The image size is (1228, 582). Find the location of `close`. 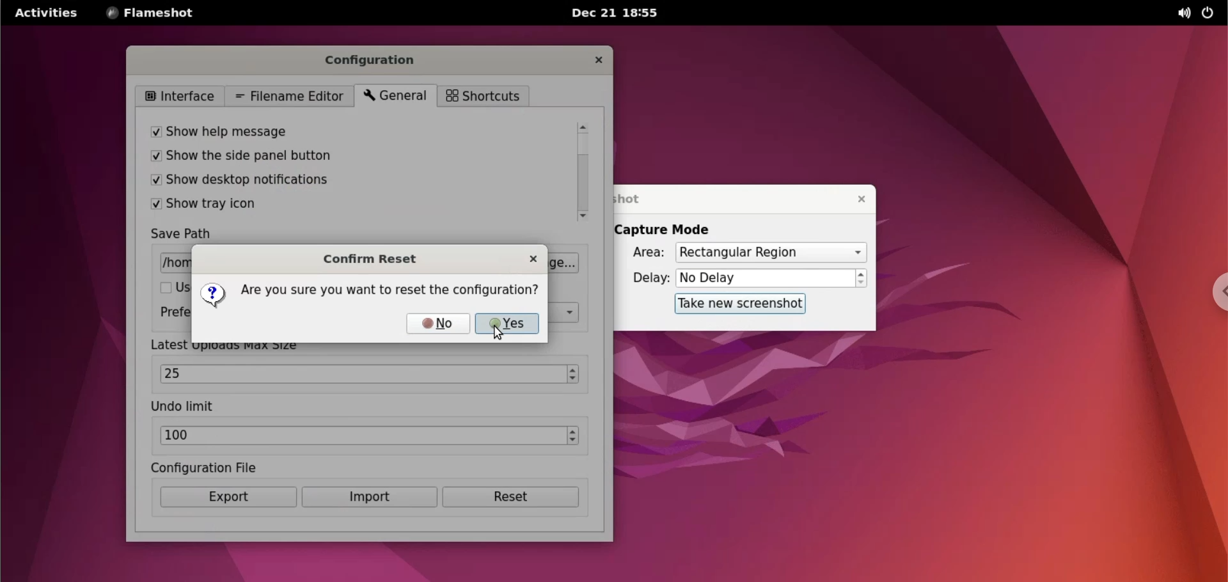

close is located at coordinates (855, 199).